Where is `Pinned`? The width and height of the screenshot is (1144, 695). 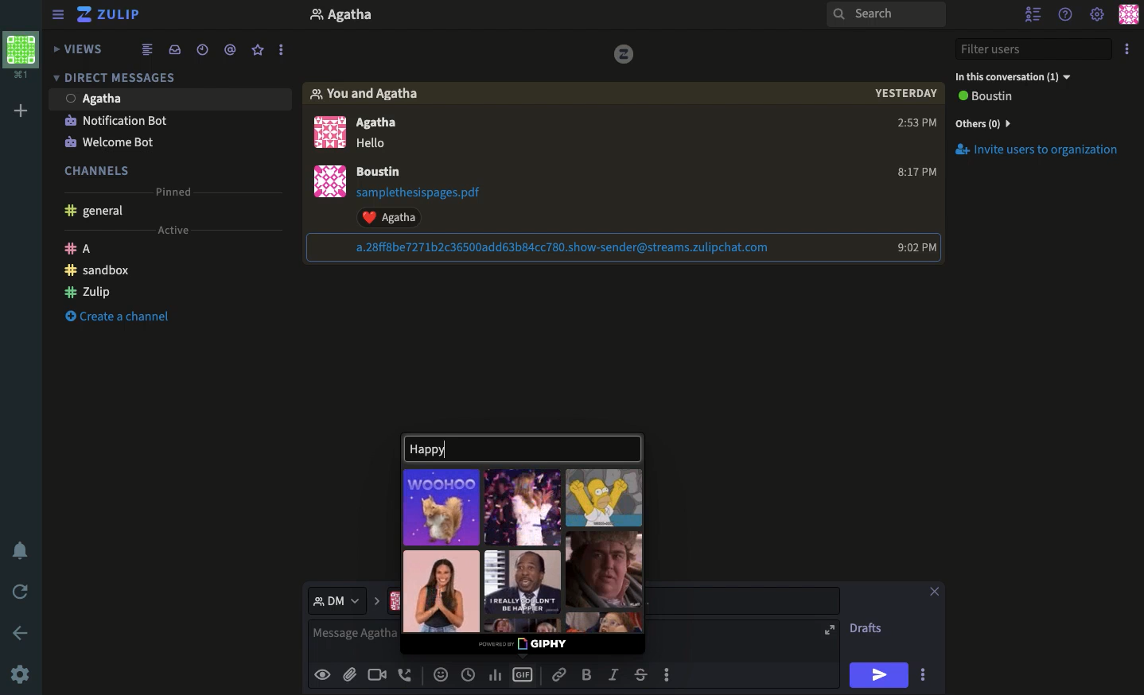
Pinned is located at coordinates (181, 188).